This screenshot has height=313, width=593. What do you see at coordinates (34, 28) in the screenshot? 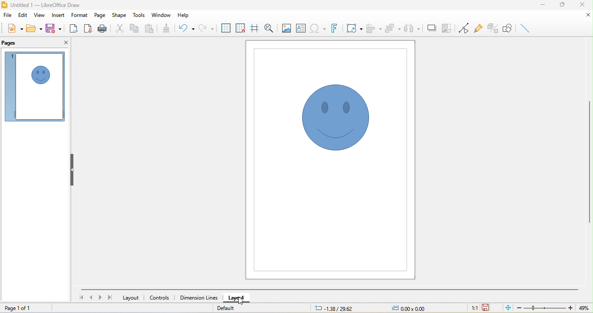
I see `open` at bounding box center [34, 28].